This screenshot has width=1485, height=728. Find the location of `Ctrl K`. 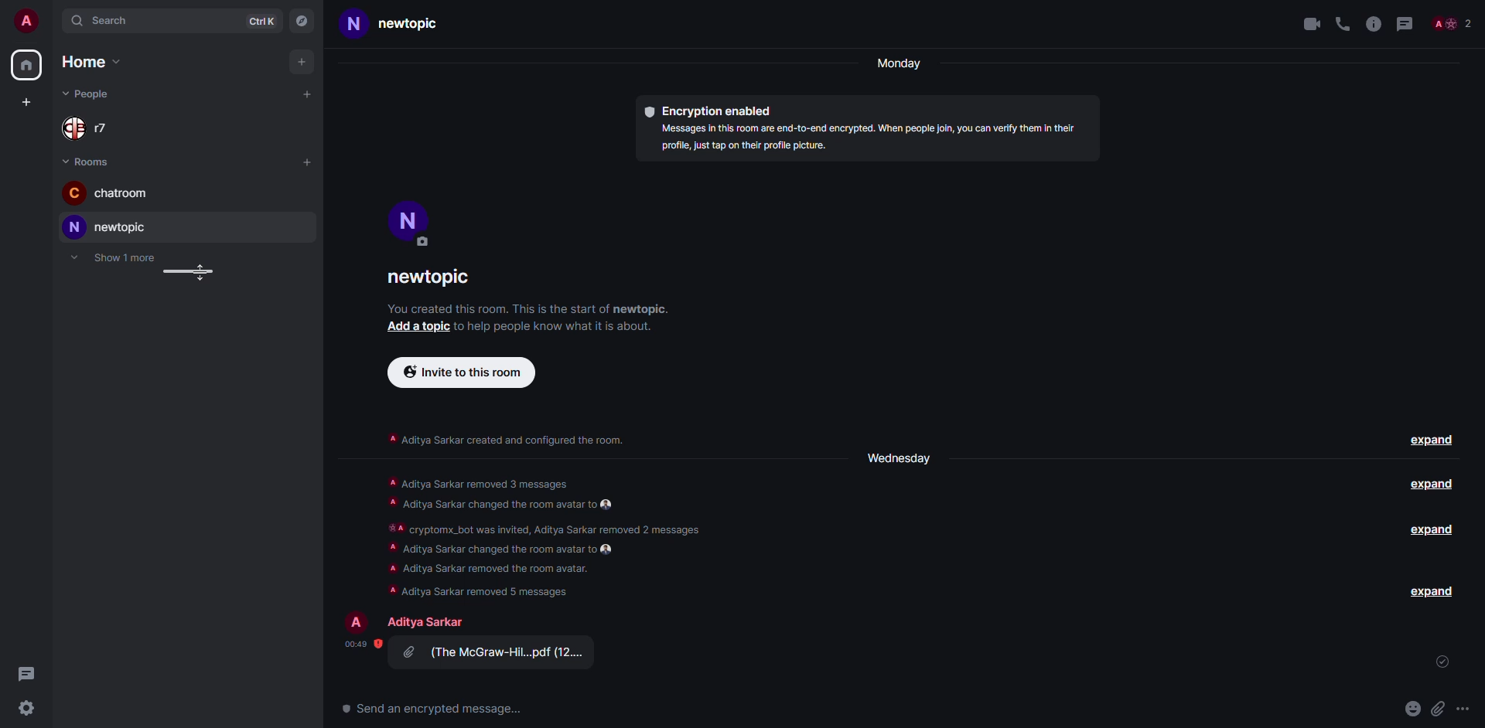

Ctrl K is located at coordinates (265, 21).